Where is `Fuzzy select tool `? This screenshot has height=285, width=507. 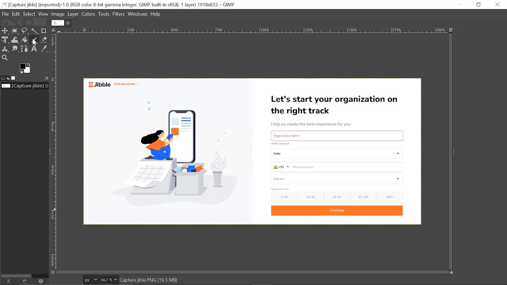
Fuzzy select tool  is located at coordinates (35, 32).